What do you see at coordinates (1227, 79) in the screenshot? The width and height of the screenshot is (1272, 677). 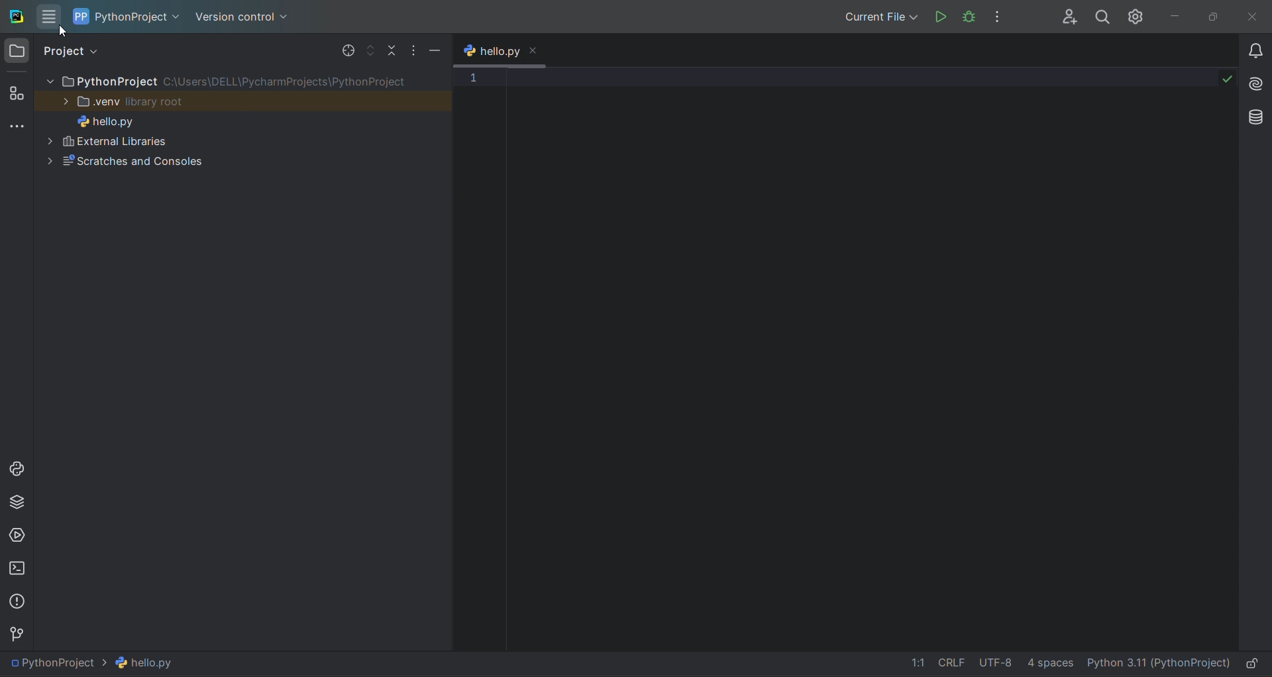 I see `check` at bounding box center [1227, 79].